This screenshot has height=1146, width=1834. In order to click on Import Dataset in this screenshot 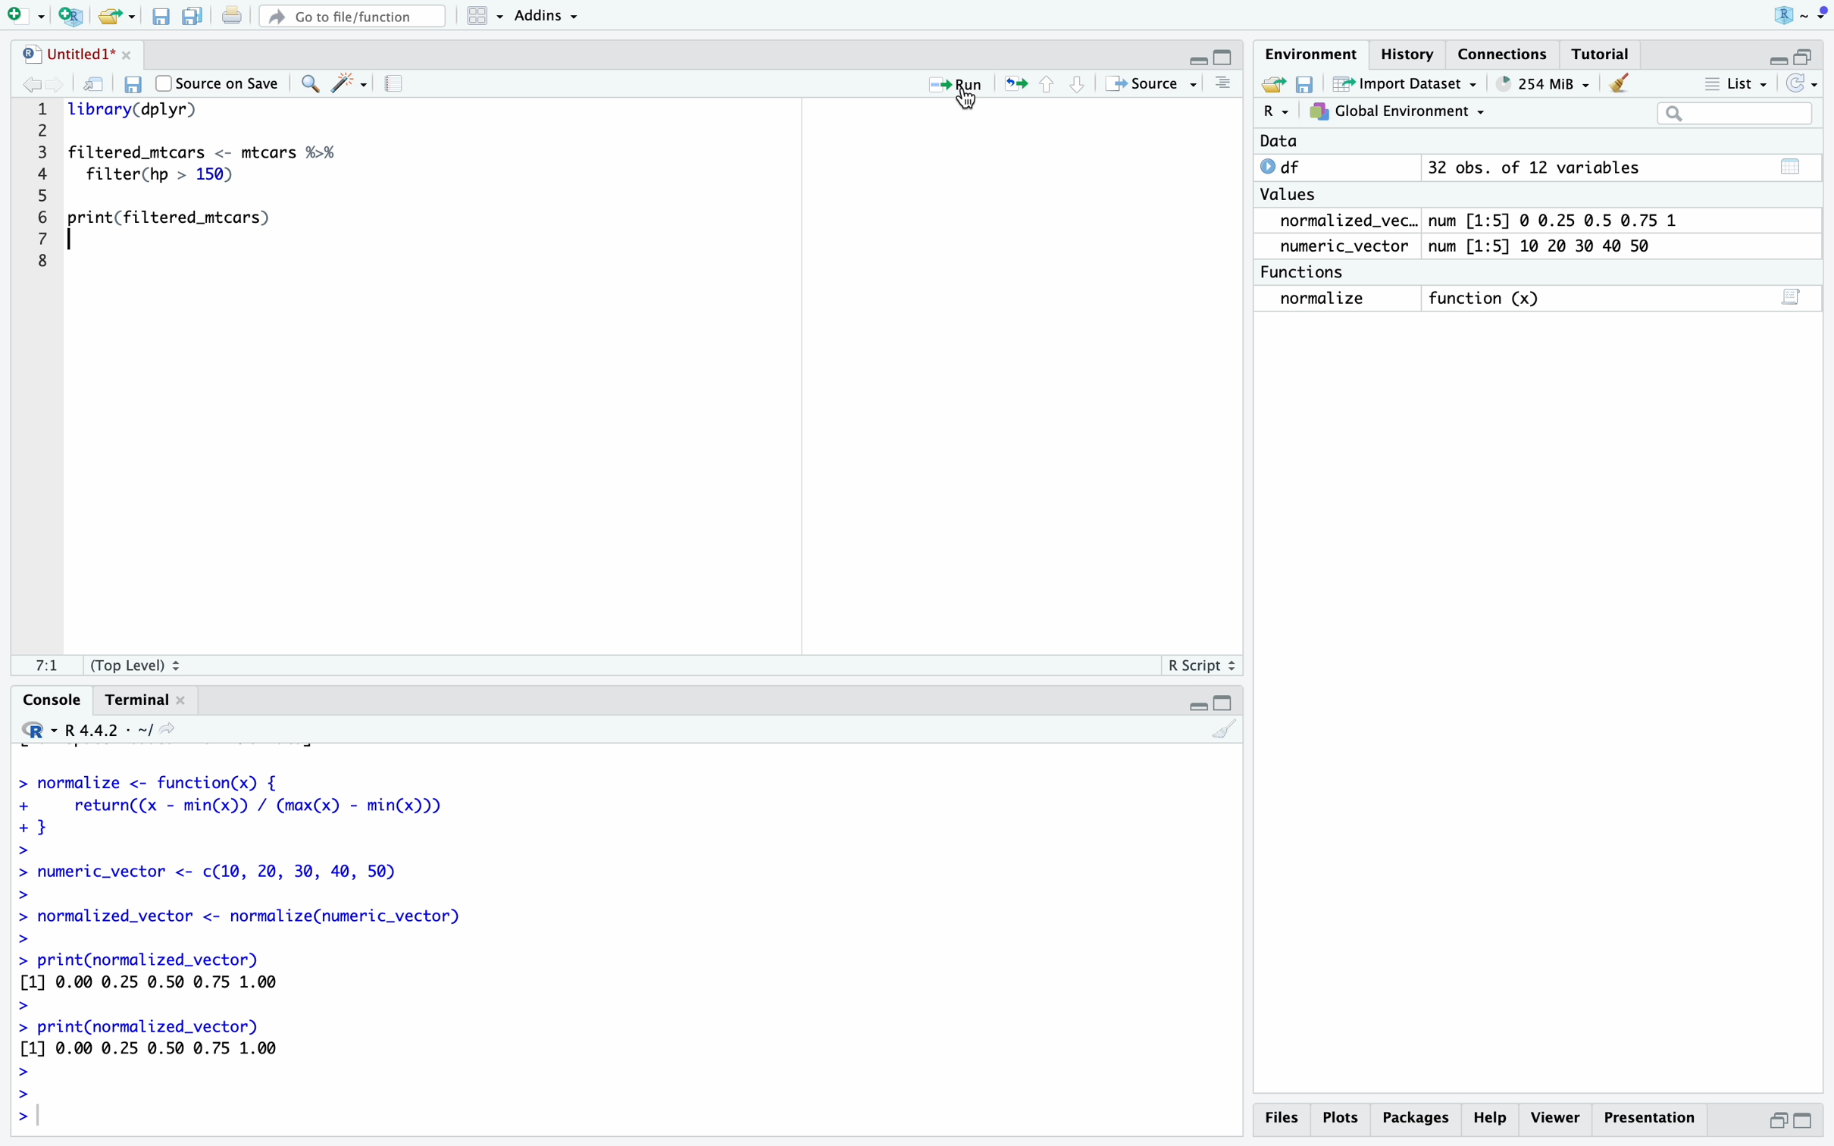, I will do `click(1408, 83)`.